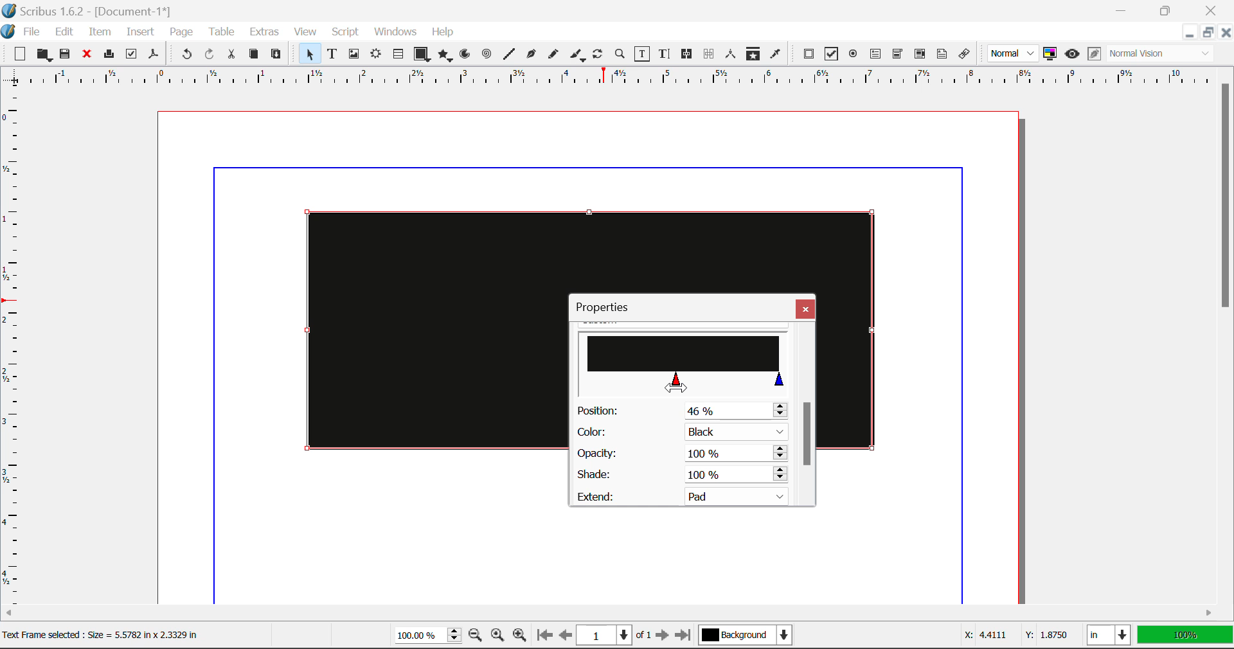 The height and width of the screenshot is (649, 1234). What do you see at coordinates (609, 307) in the screenshot?
I see `Properties` at bounding box center [609, 307].